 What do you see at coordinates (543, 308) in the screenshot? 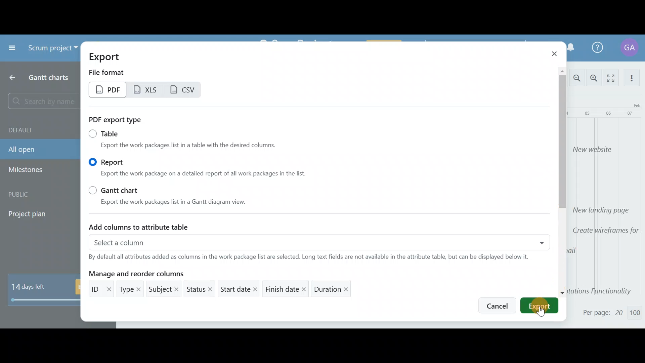
I see `Cursor on export` at bounding box center [543, 308].